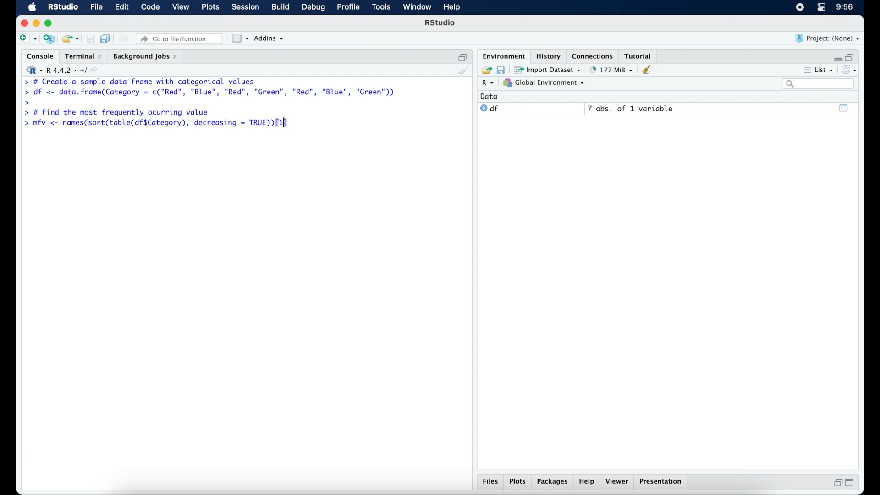 The height and width of the screenshot is (495, 880). Describe the element at coordinates (240, 38) in the screenshot. I see `workspace panes` at that location.